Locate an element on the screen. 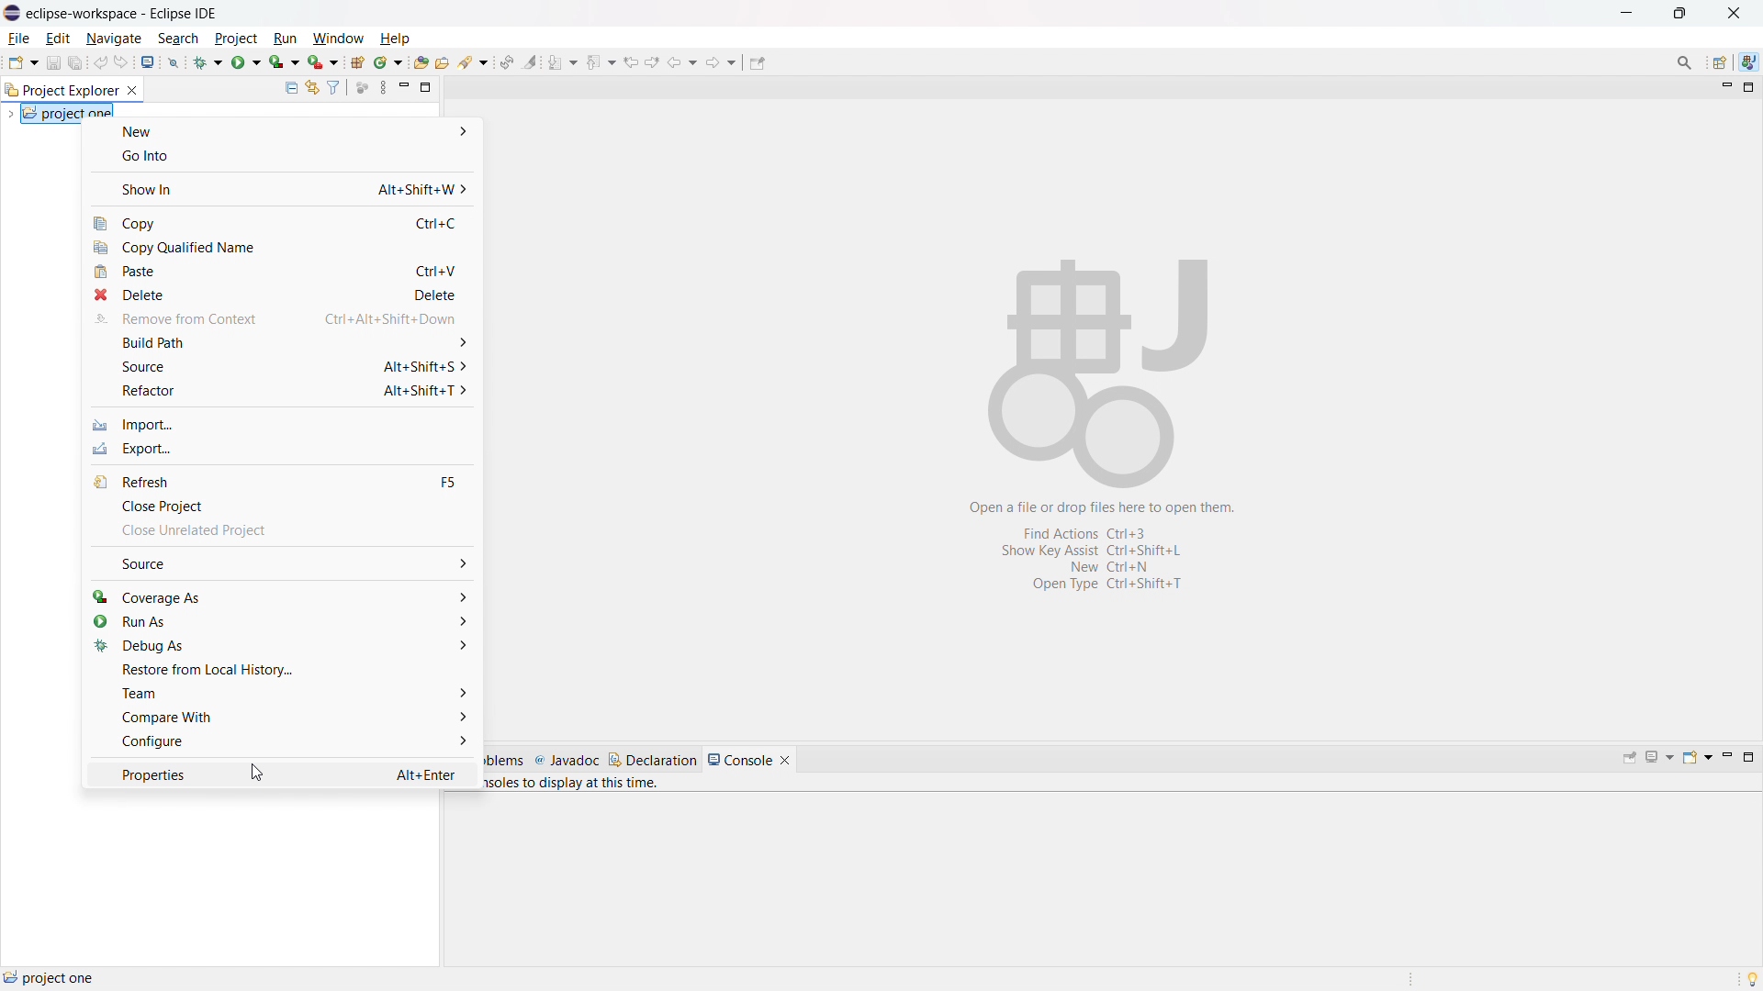 The height and width of the screenshot is (991, 1763). remove from context is located at coordinates (281, 319).